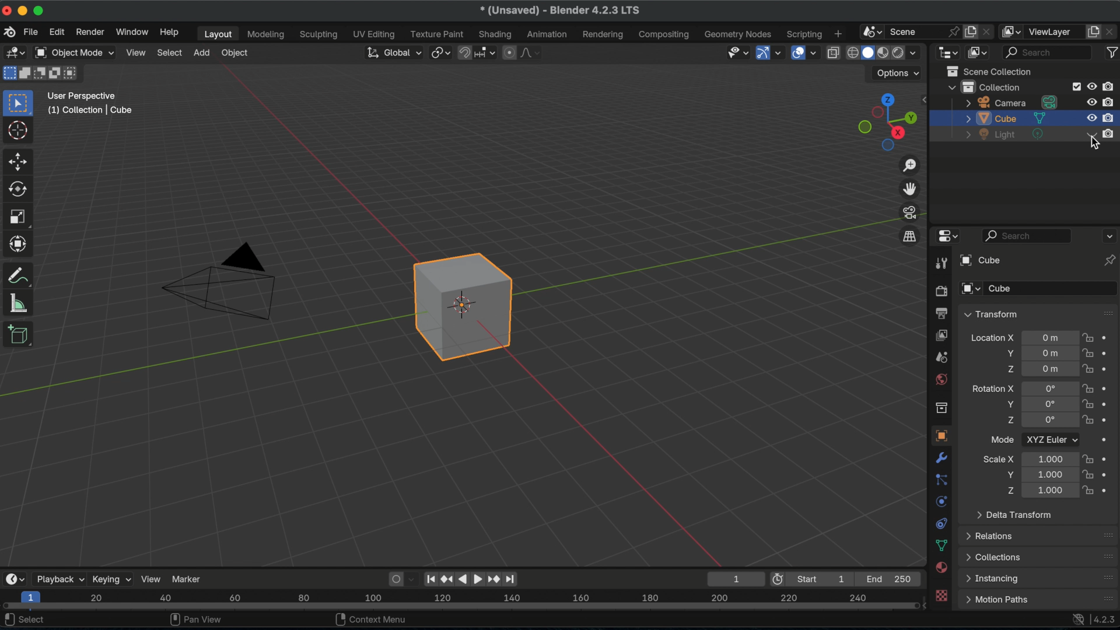  What do you see at coordinates (992, 579) in the screenshot?
I see `instancing` at bounding box center [992, 579].